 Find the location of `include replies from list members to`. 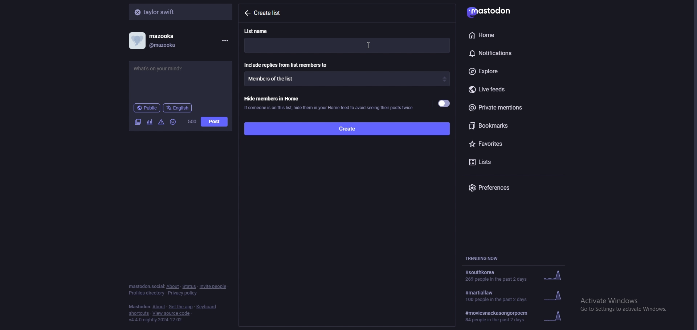

include replies from list members to is located at coordinates (287, 65).